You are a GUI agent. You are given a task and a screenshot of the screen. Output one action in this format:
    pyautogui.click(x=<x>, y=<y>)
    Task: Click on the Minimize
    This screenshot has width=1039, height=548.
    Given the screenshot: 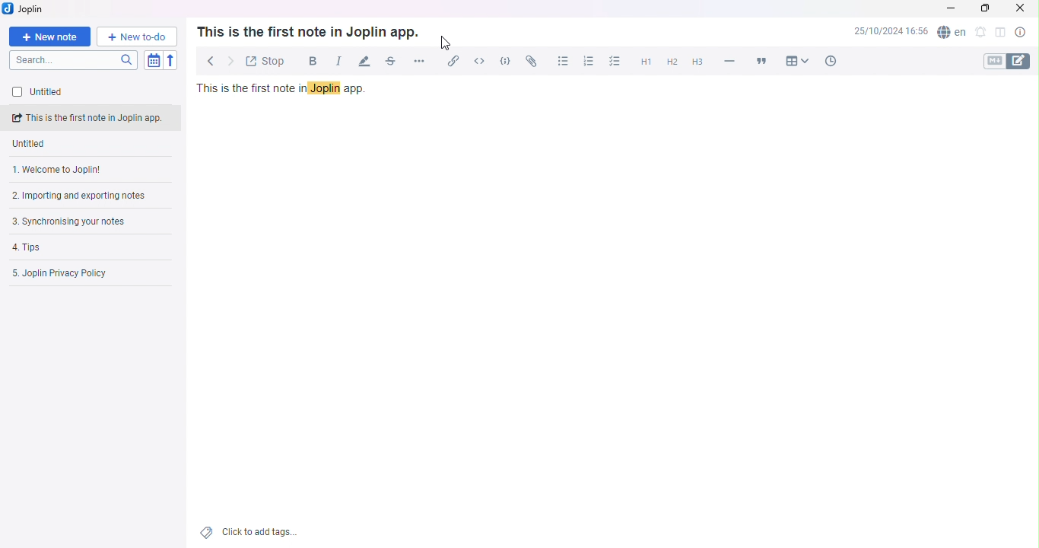 What is the action you would take?
    pyautogui.click(x=952, y=9)
    